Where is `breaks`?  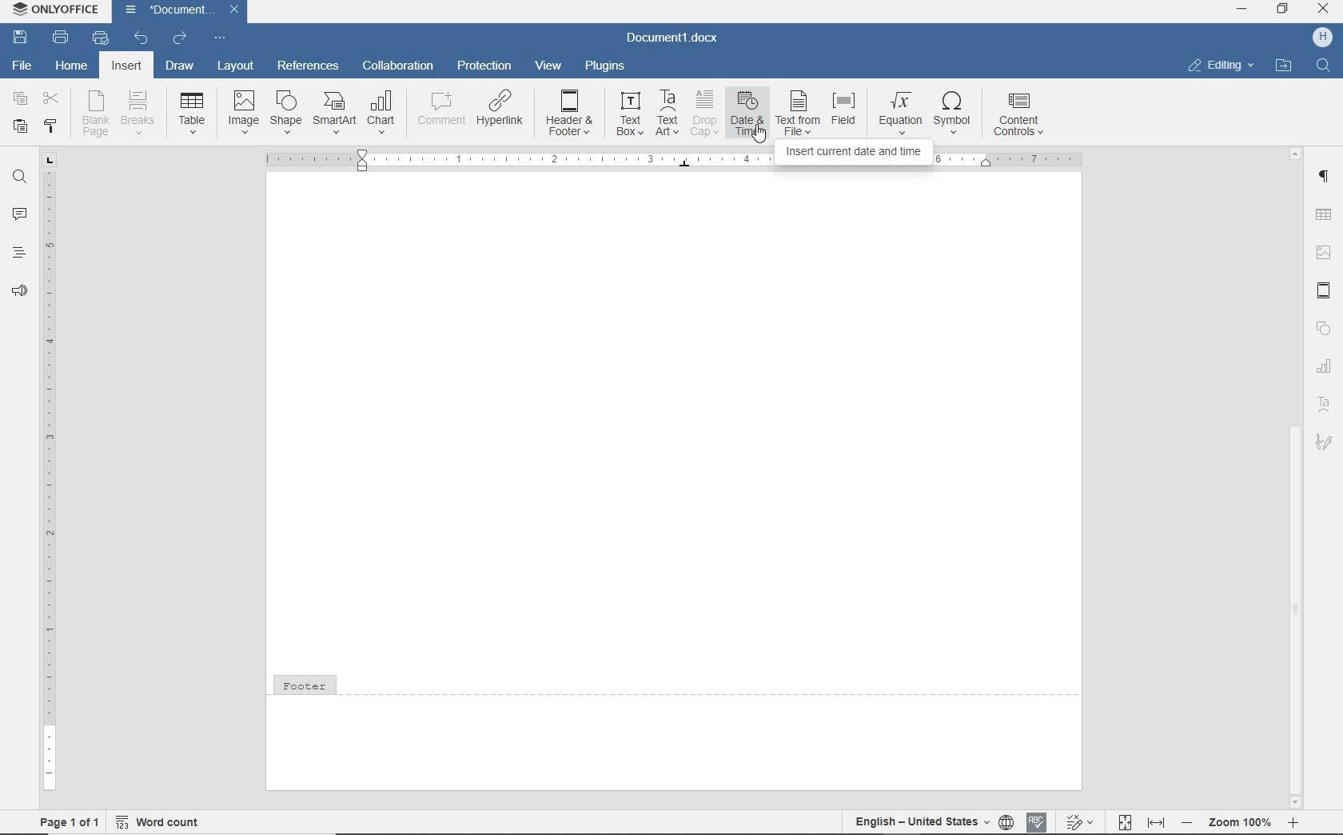
breaks is located at coordinates (140, 114).